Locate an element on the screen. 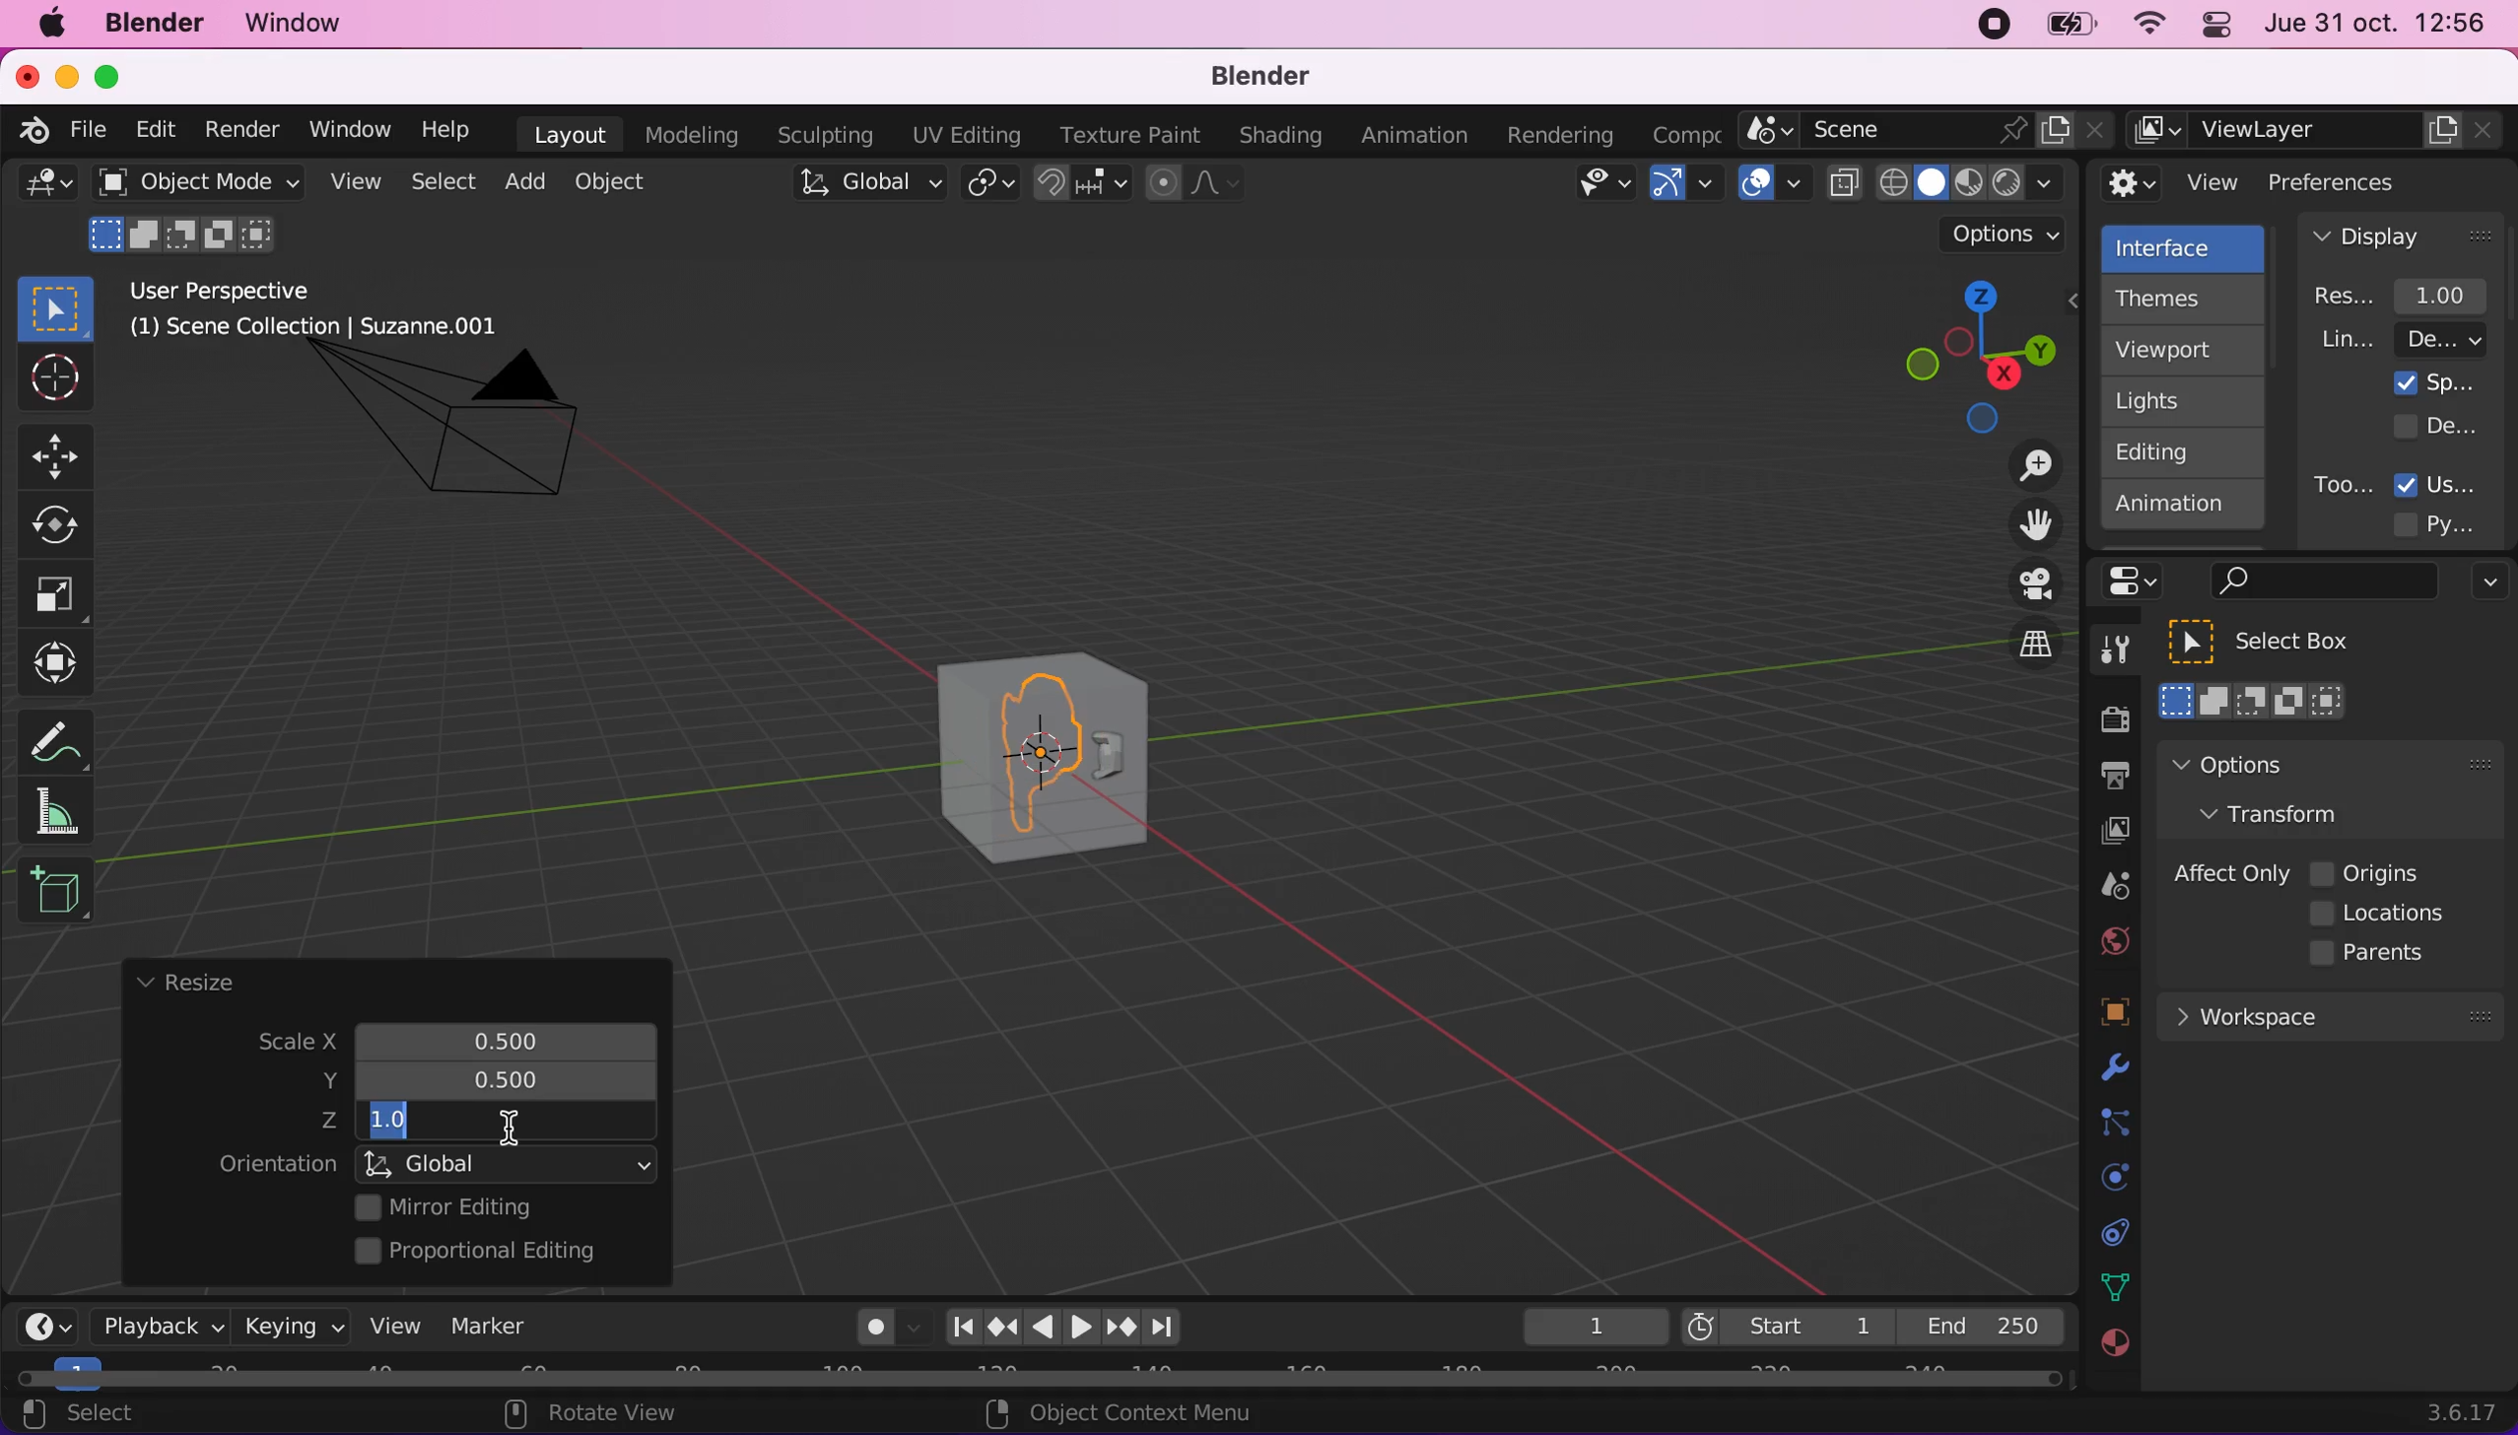 The width and height of the screenshot is (2518, 1435). output is located at coordinates (2104, 779).